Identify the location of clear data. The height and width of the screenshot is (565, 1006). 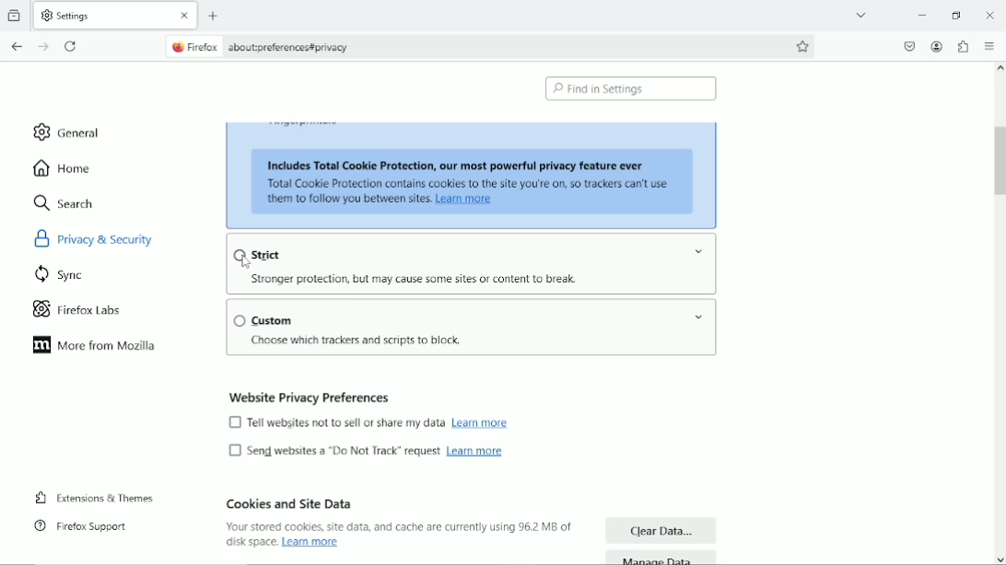
(661, 531).